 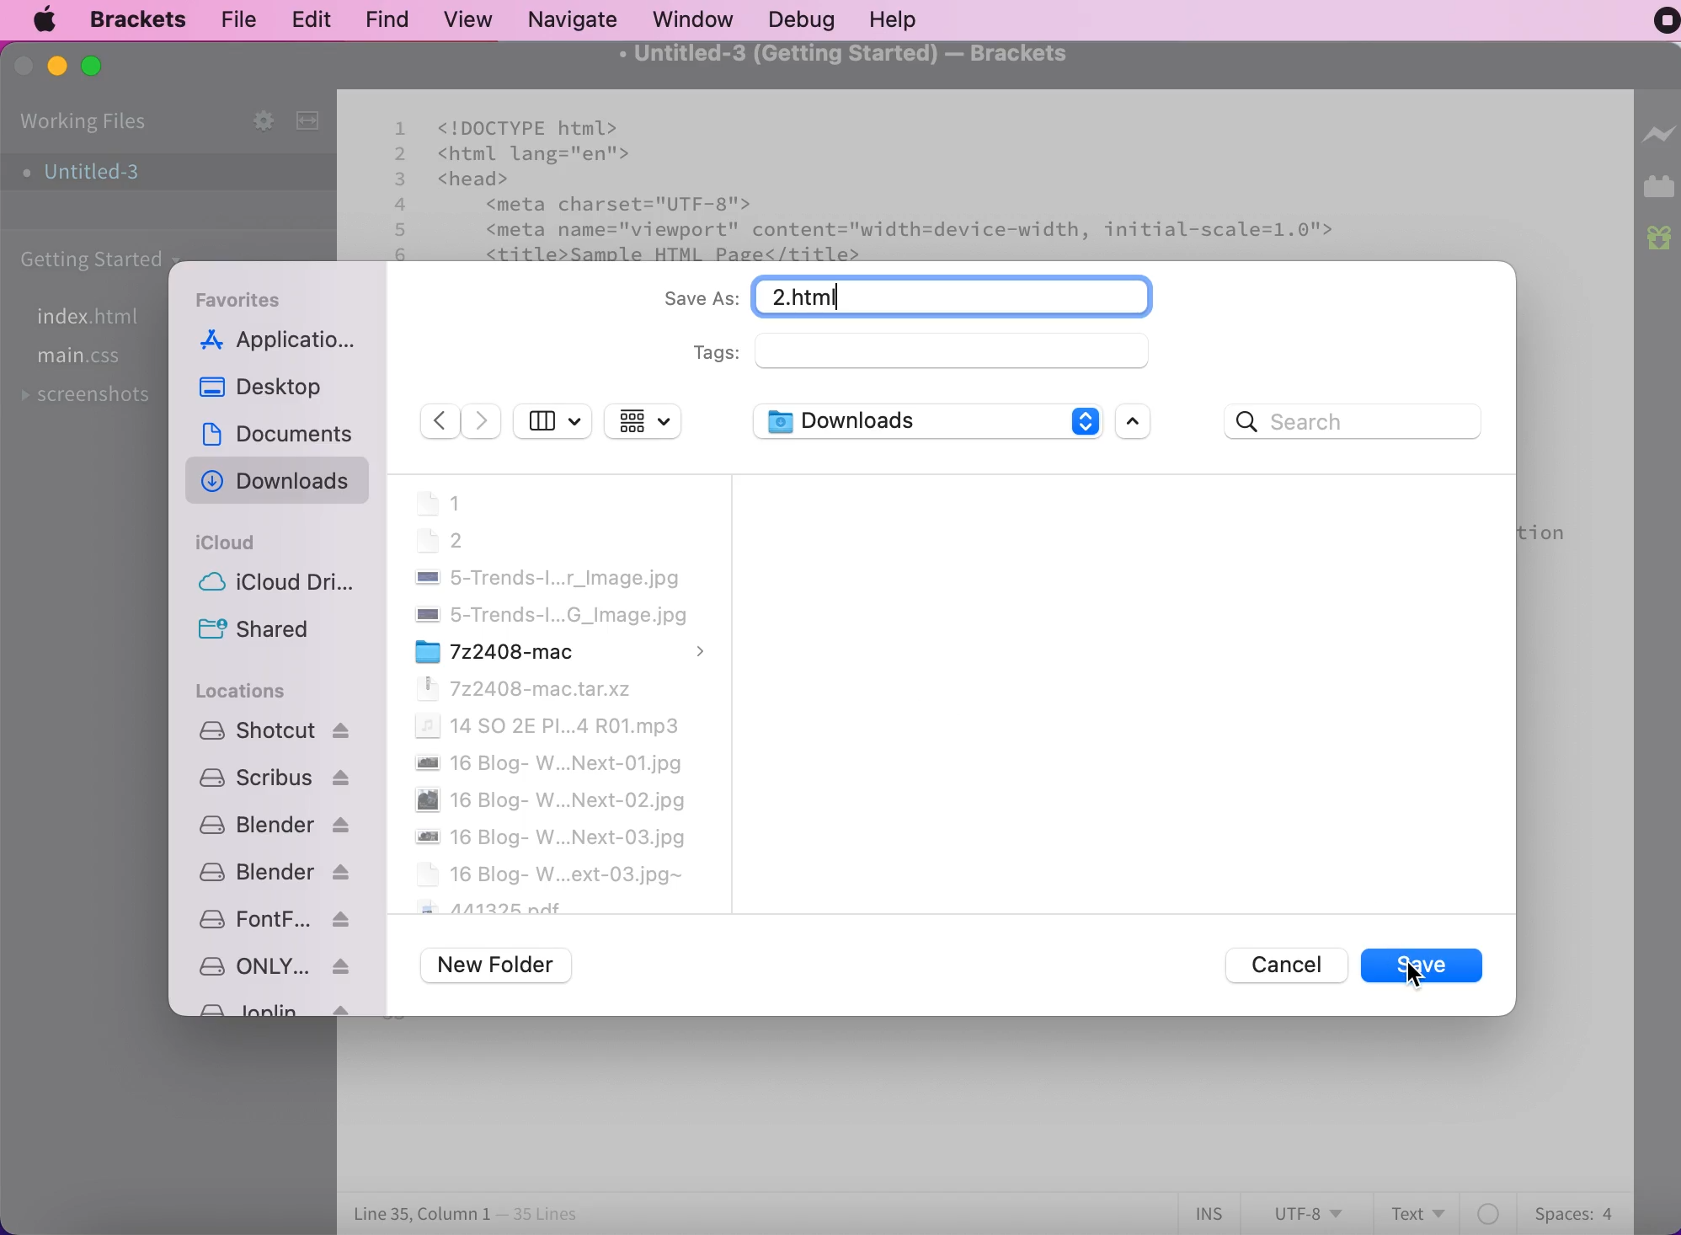 I want to click on downloads selected, so click(x=281, y=479).